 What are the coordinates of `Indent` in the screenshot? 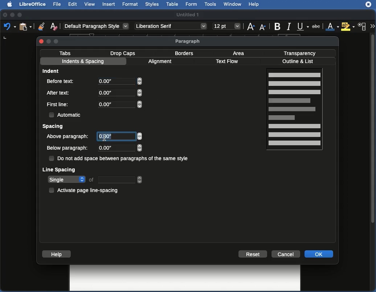 It's located at (52, 71).